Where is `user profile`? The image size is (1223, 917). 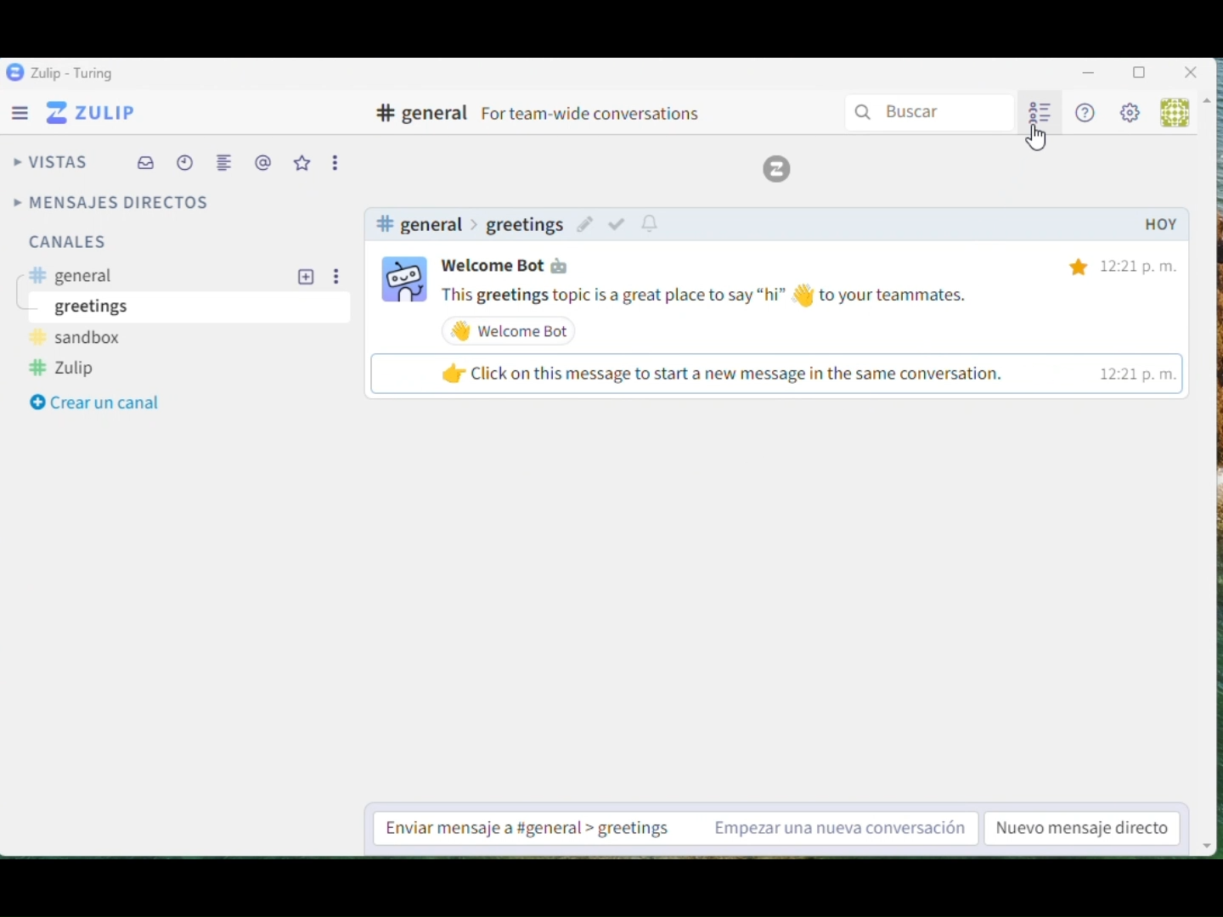
user profile is located at coordinates (403, 278).